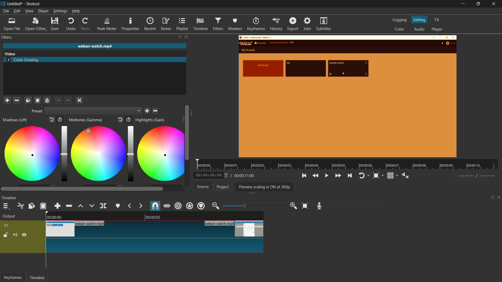 The image size is (502, 282). I want to click on quickly play forward, so click(338, 176).